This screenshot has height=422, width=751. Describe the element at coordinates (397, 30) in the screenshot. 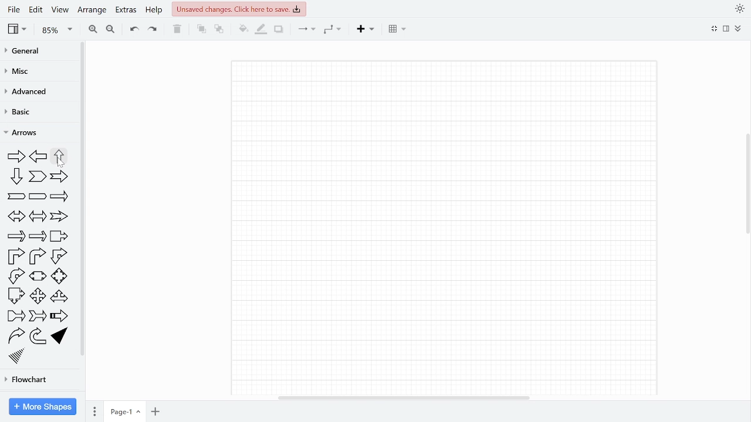

I see `Table` at that location.